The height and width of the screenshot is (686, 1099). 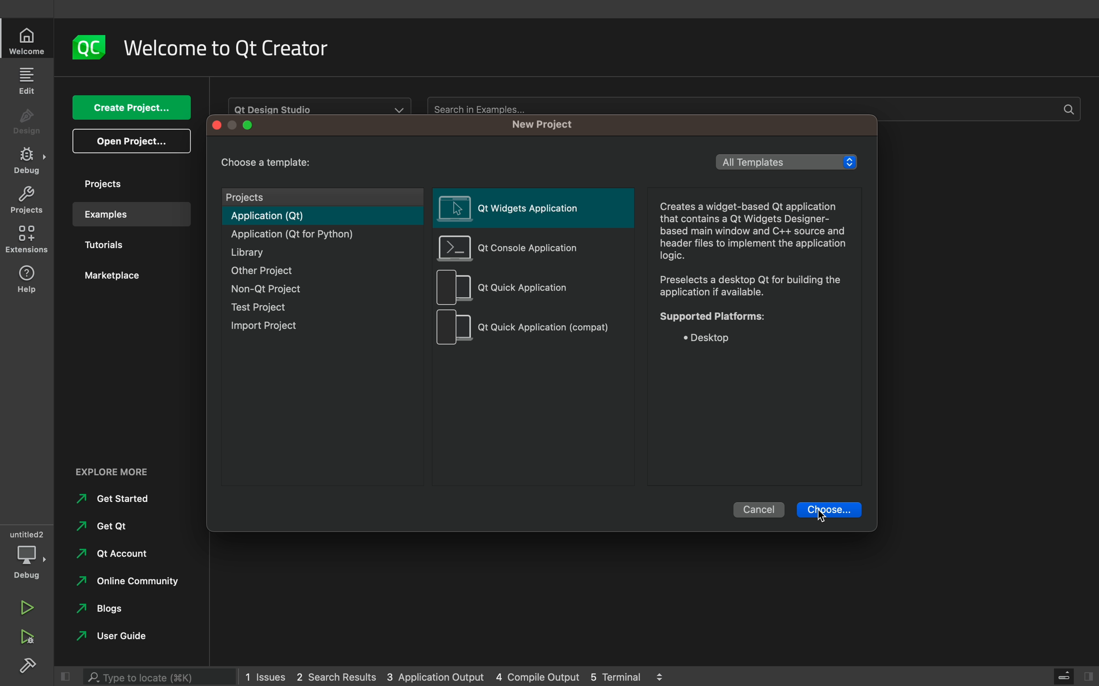 What do you see at coordinates (533, 207) in the screenshot?
I see `qt widgets application` at bounding box center [533, 207].